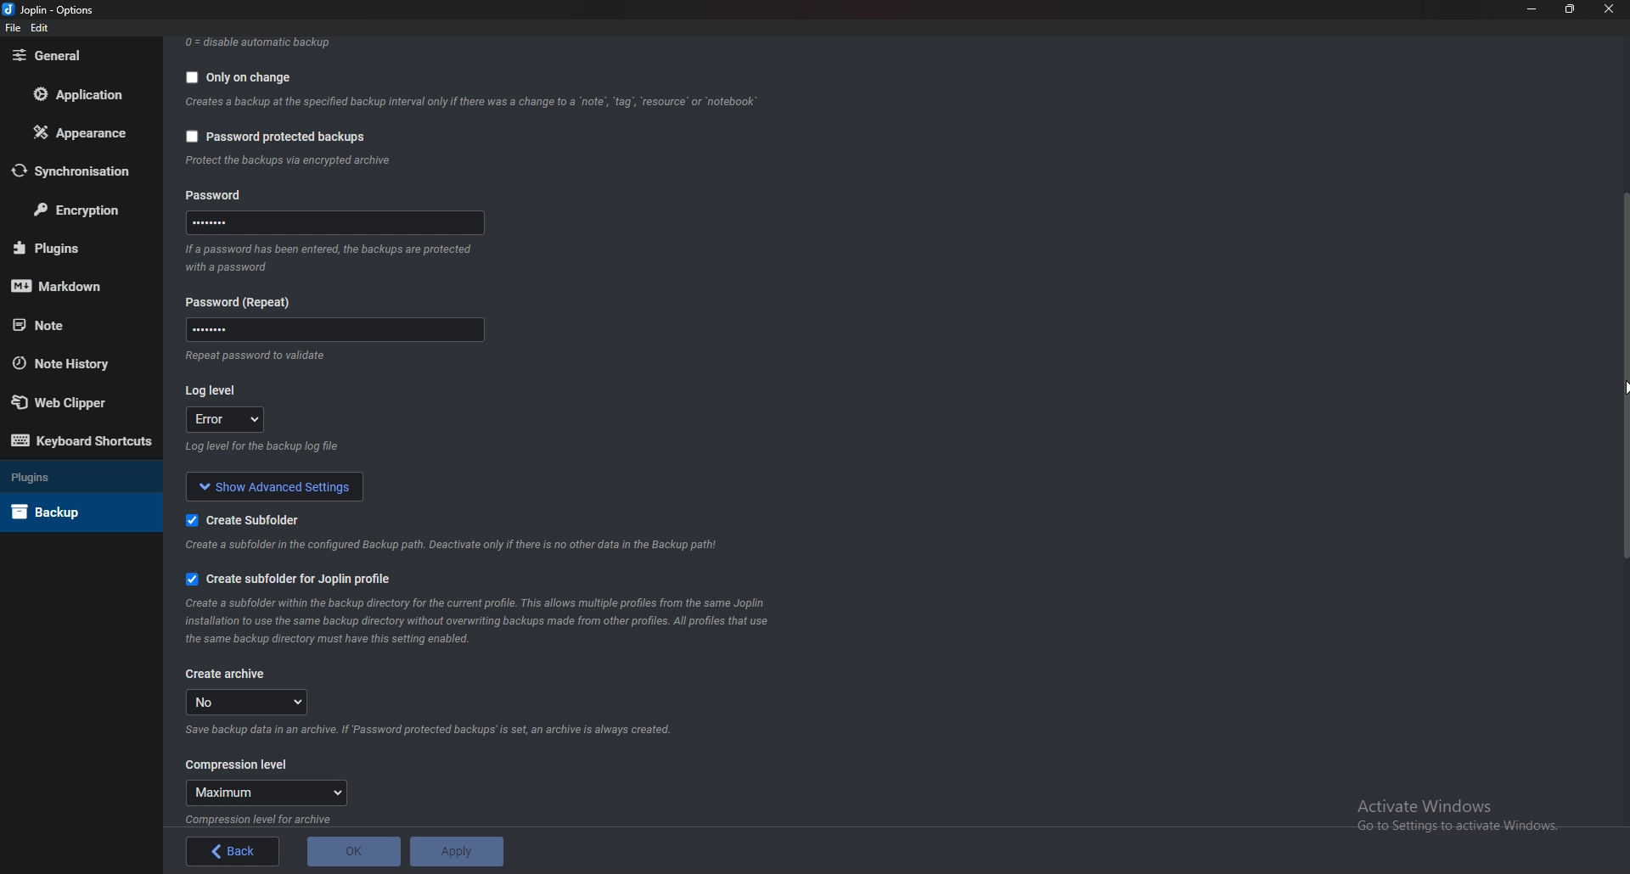 This screenshot has width=1630, height=874. What do you see at coordinates (42, 28) in the screenshot?
I see `edit` at bounding box center [42, 28].